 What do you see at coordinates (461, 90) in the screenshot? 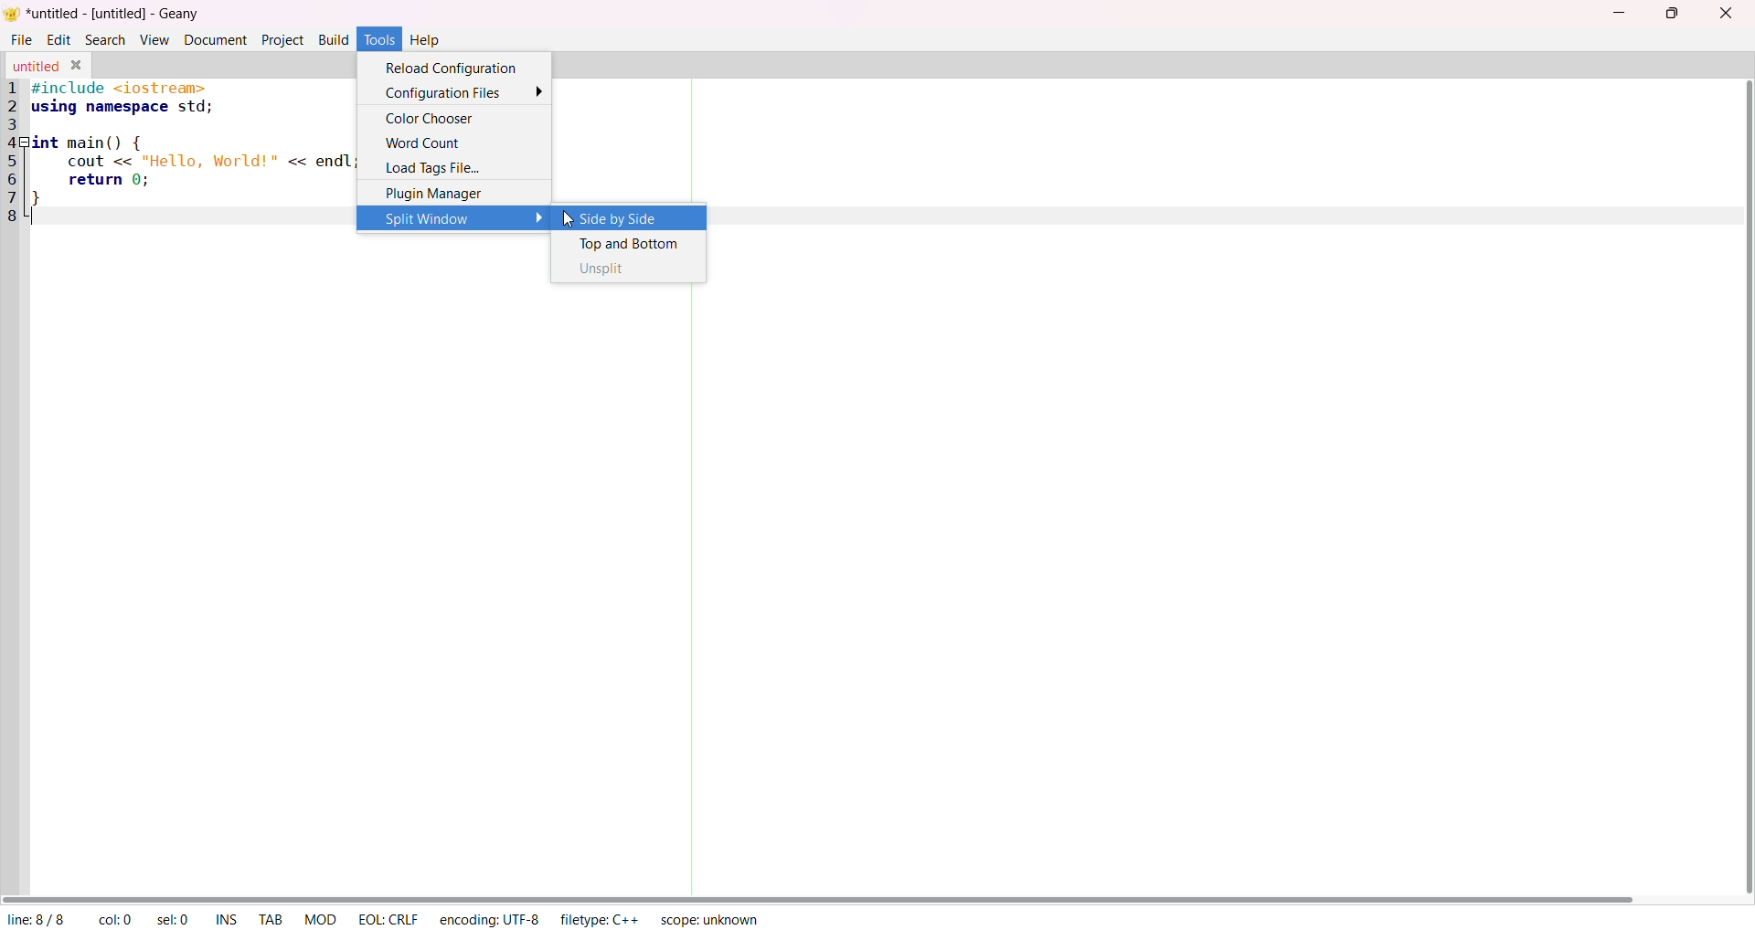
I see `Configuration Files` at bounding box center [461, 90].